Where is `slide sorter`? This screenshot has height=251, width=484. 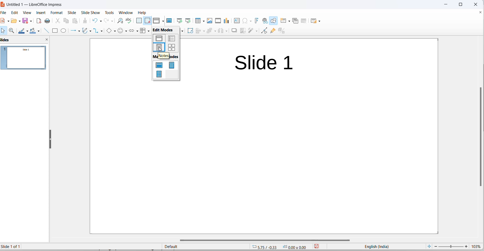 slide sorter is located at coordinates (173, 47).